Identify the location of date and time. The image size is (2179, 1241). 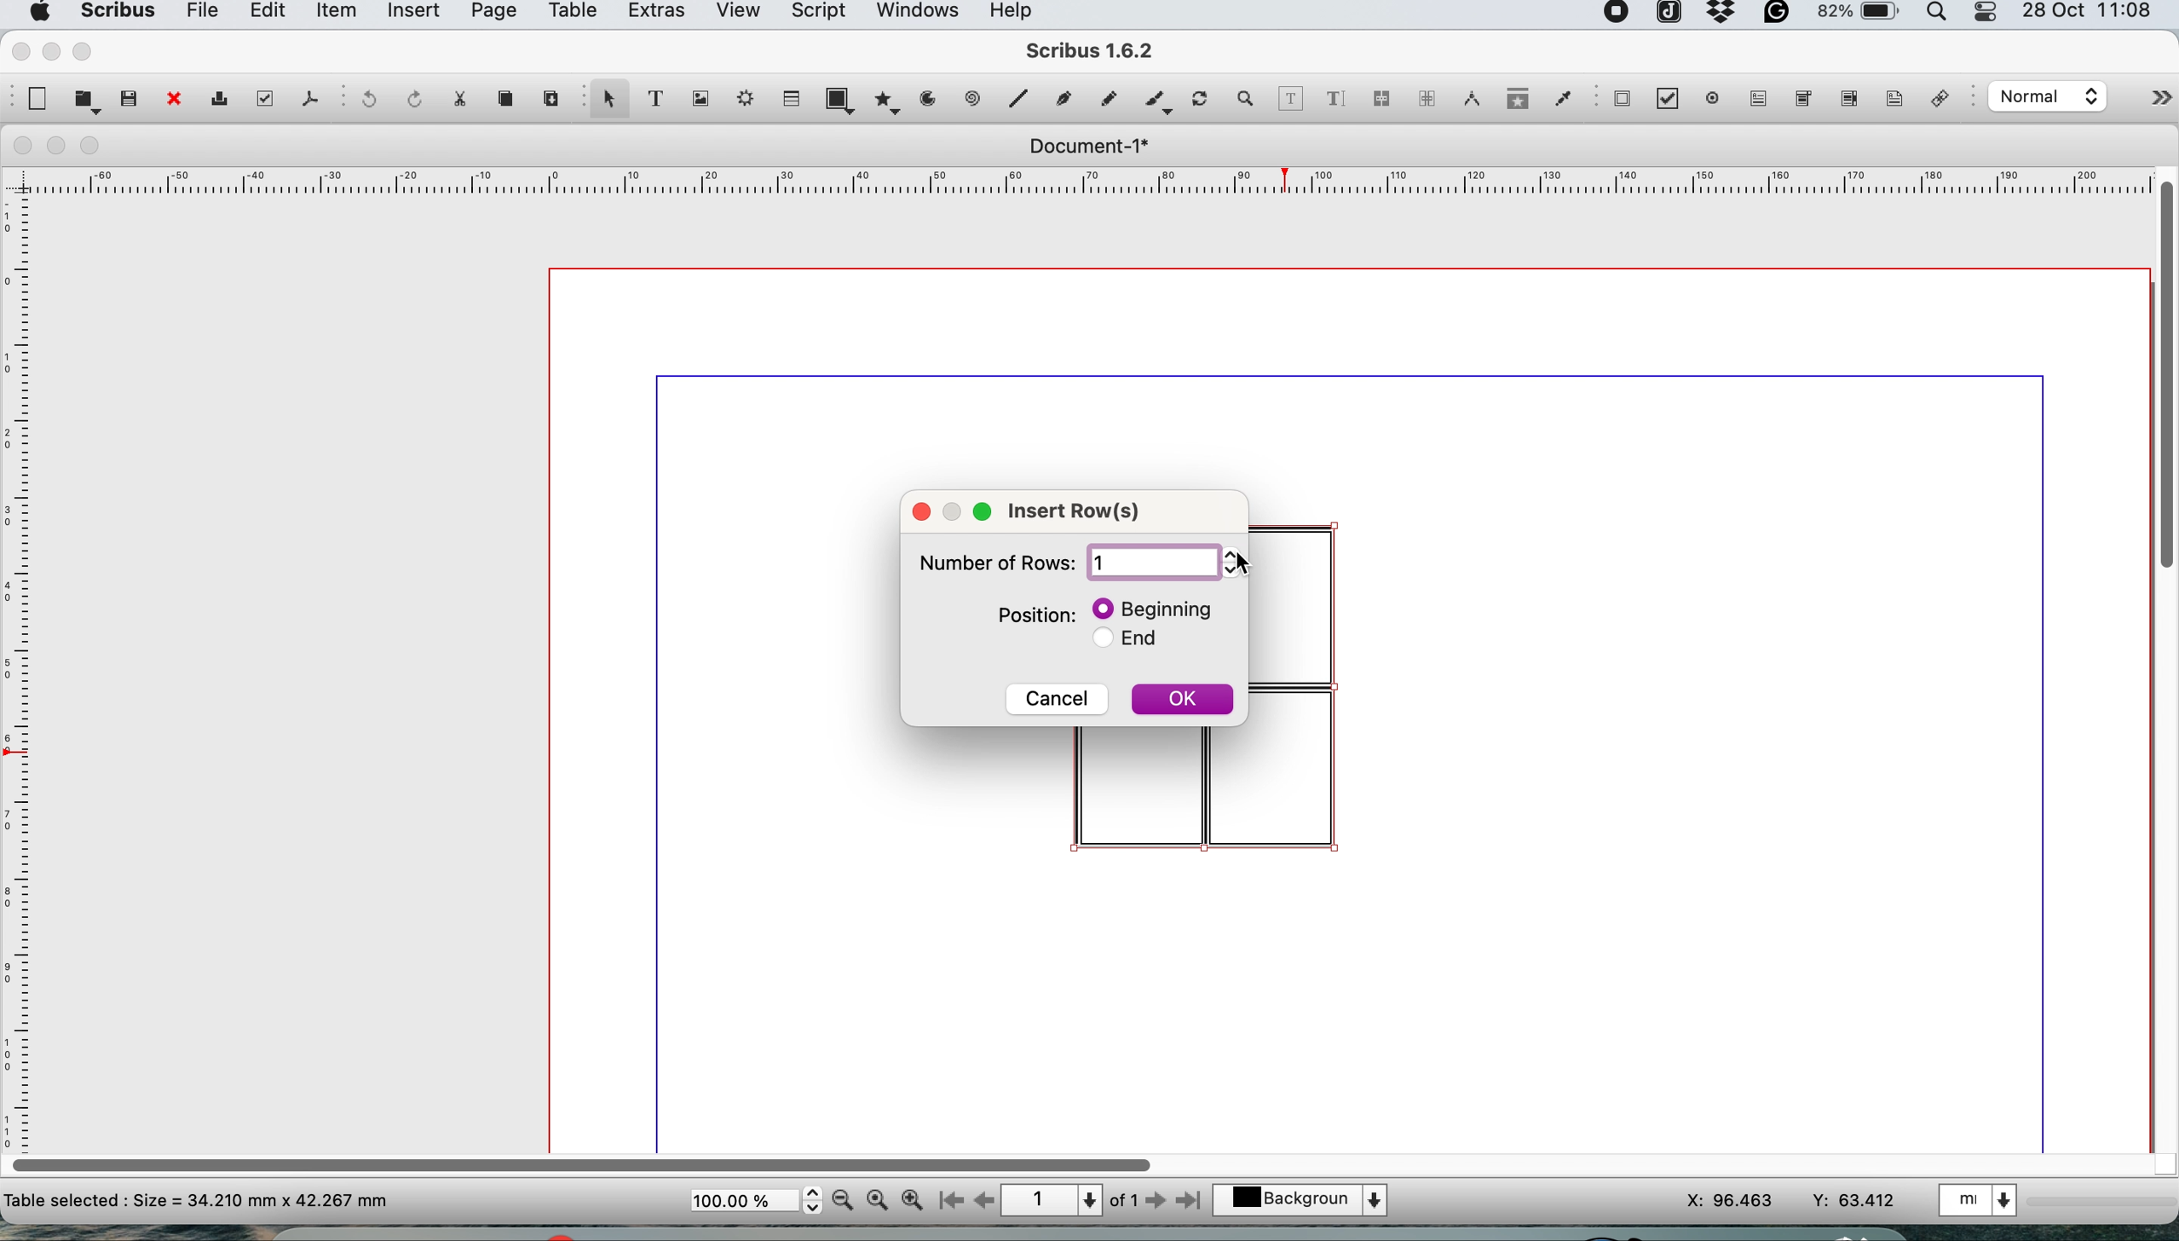
(2091, 13).